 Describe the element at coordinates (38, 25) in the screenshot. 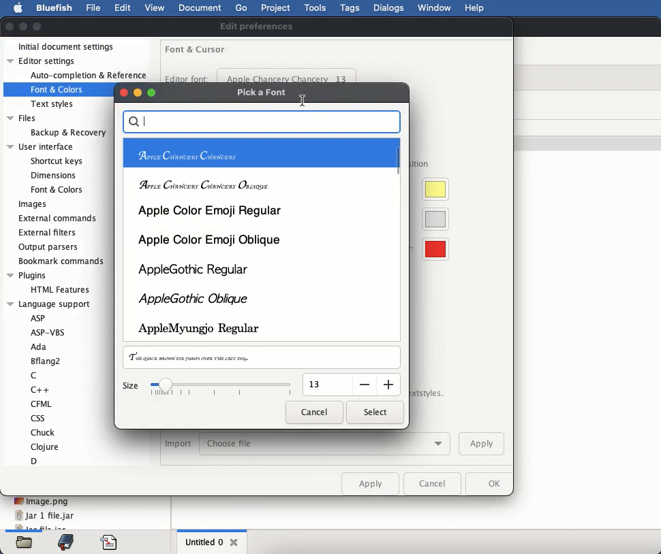

I see `maximize` at that location.